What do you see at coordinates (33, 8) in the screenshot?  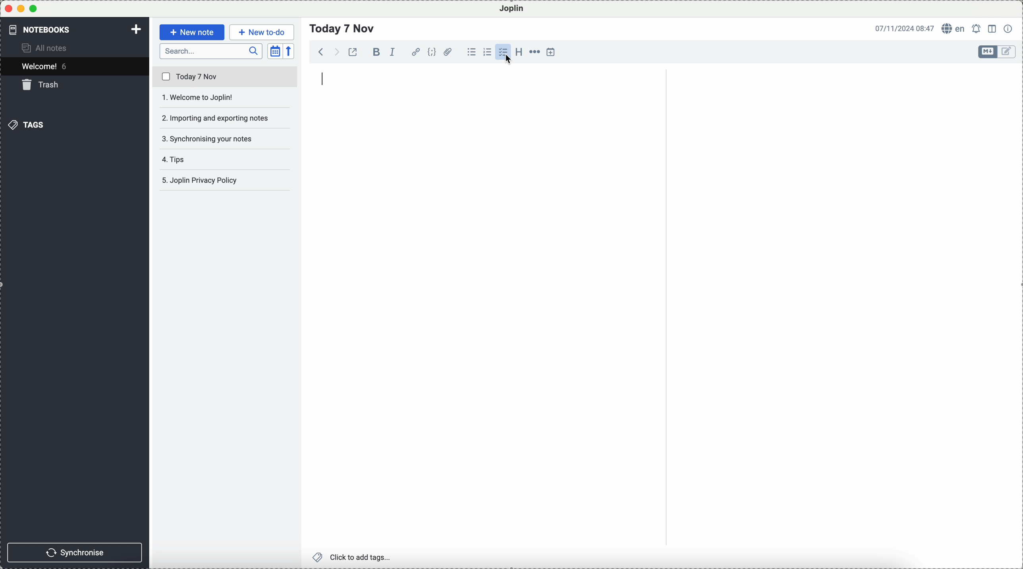 I see `maximize` at bounding box center [33, 8].